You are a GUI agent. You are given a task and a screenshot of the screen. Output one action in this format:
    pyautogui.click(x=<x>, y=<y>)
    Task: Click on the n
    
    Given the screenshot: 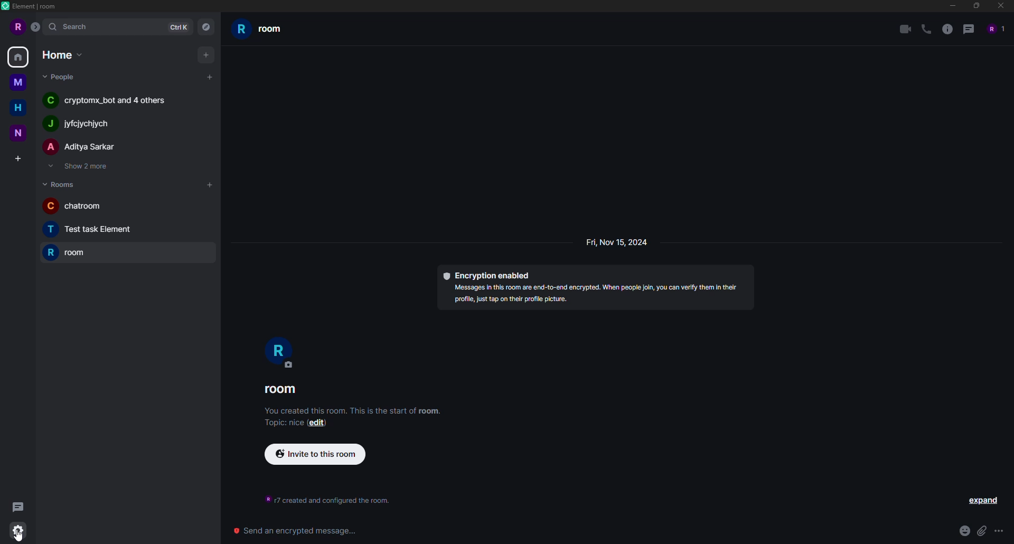 What is the action you would take?
    pyautogui.click(x=17, y=133)
    